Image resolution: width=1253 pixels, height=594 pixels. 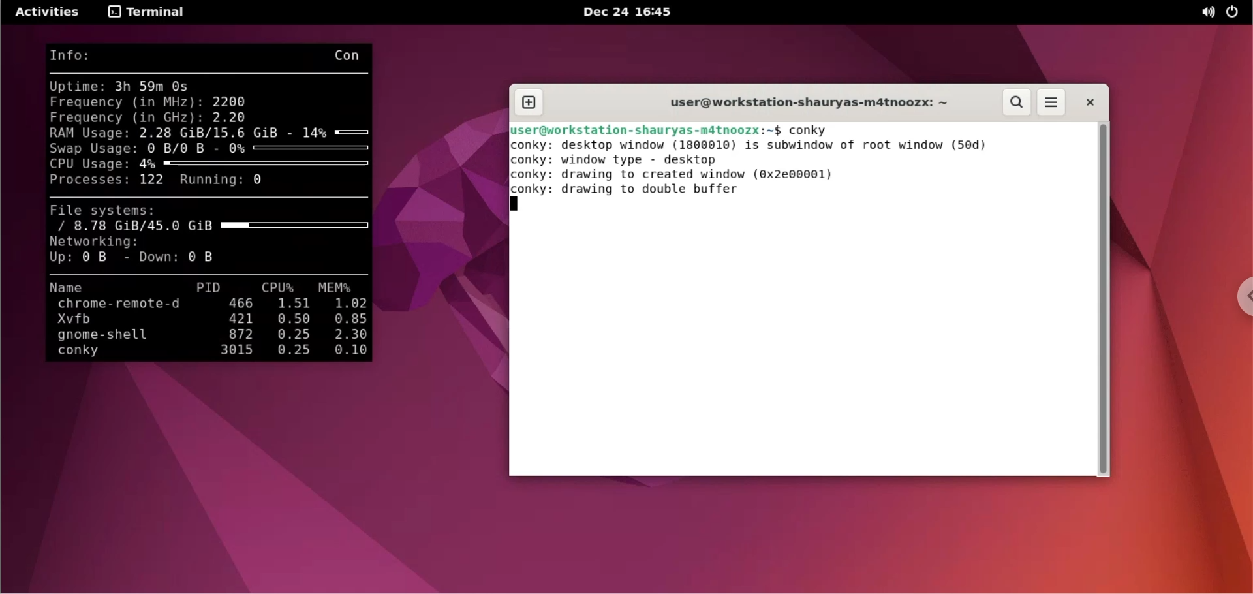 What do you see at coordinates (254, 165) in the screenshot?
I see `cpu usage percentage` at bounding box center [254, 165].